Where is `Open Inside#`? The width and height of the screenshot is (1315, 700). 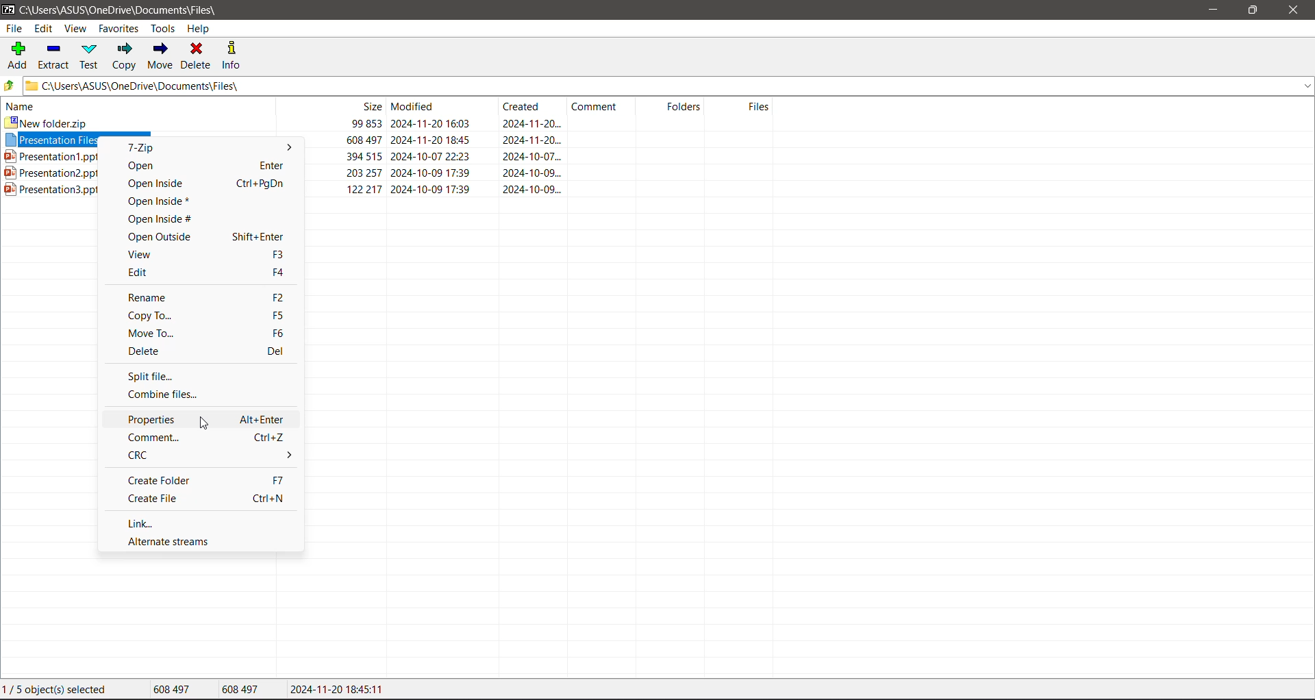 Open Inside# is located at coordinates (161, 220).